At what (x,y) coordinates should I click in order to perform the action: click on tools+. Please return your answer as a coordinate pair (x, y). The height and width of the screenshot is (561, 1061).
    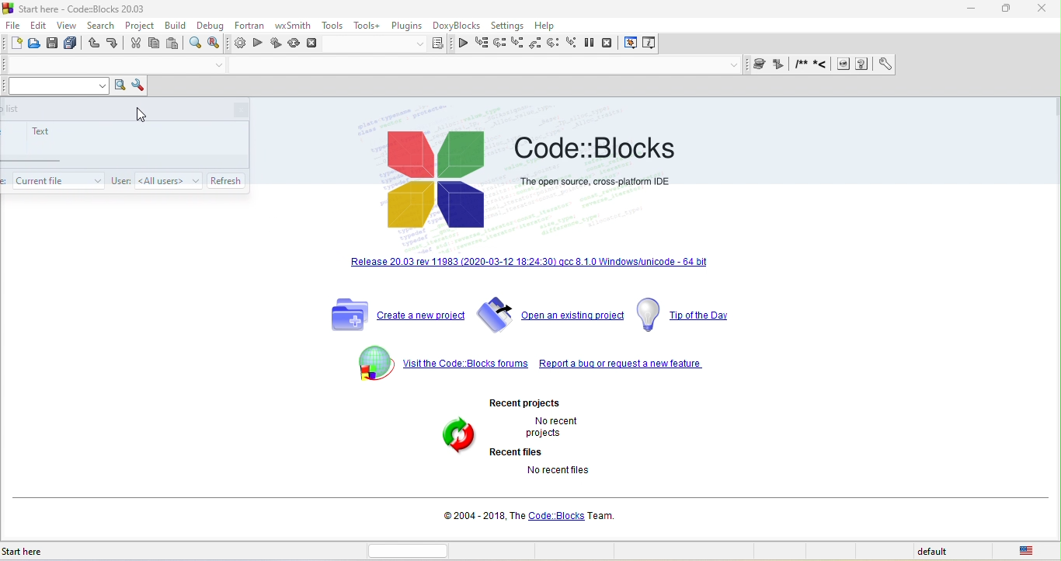
    Looking at the image, I should click on (367, 26).